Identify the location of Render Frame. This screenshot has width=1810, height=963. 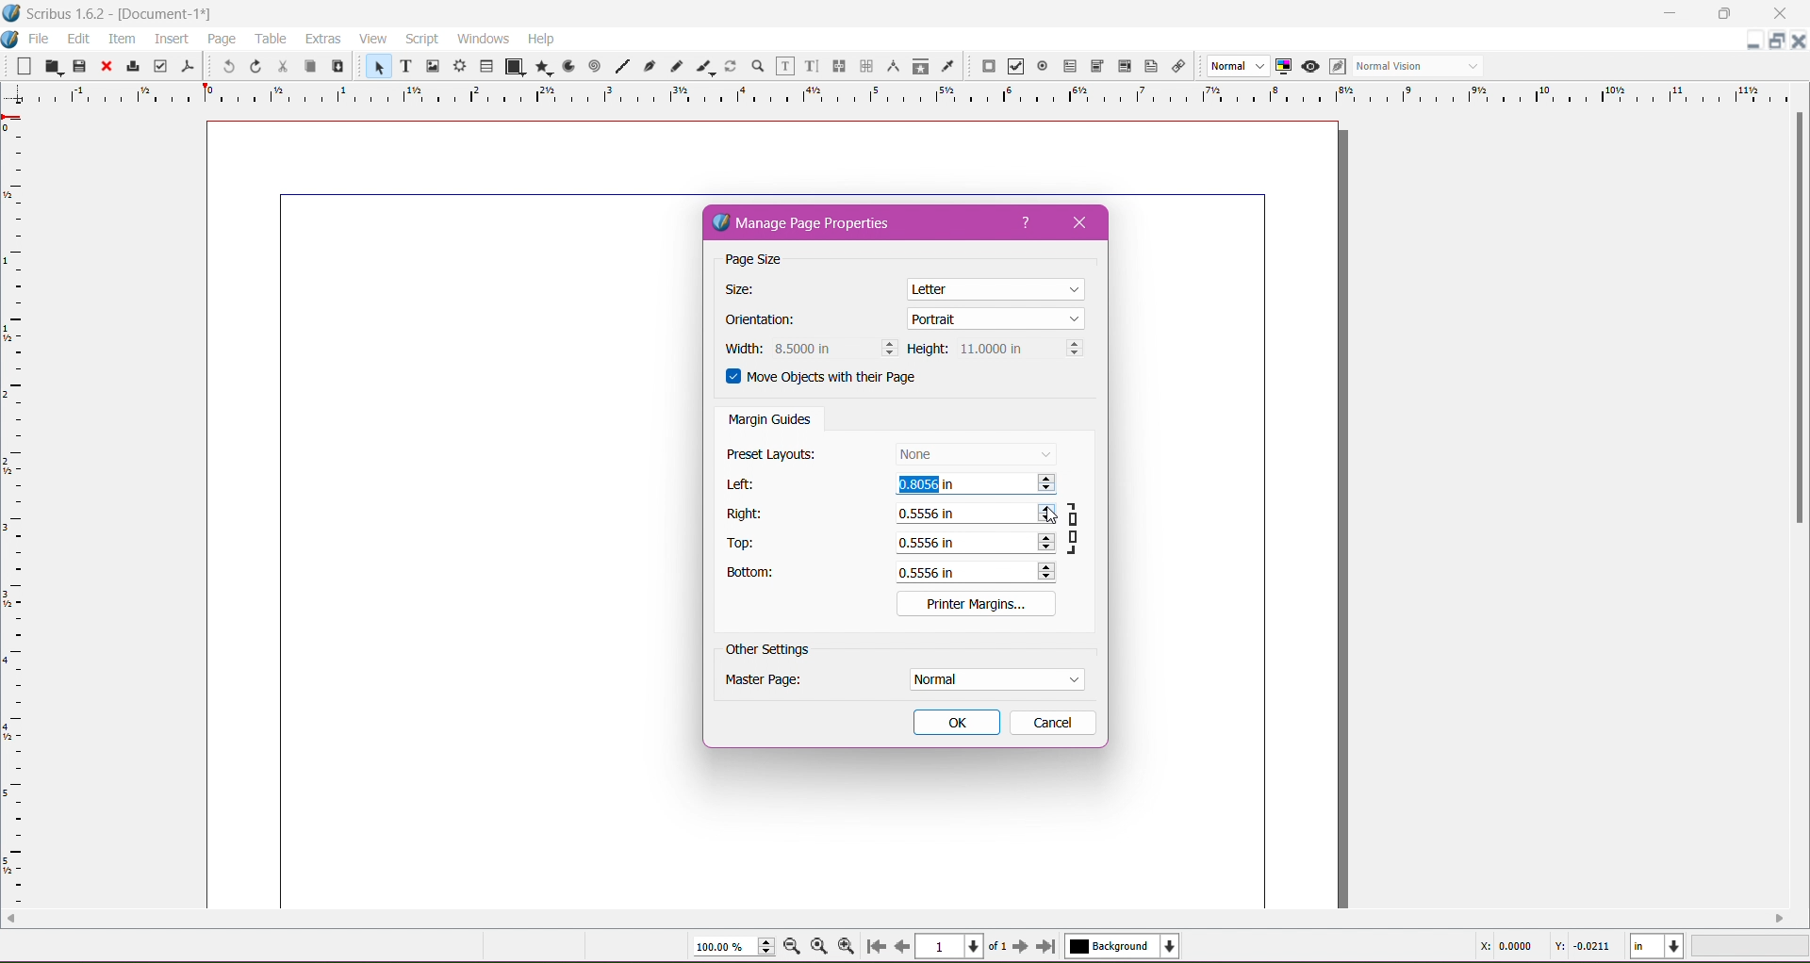
(461, 66).